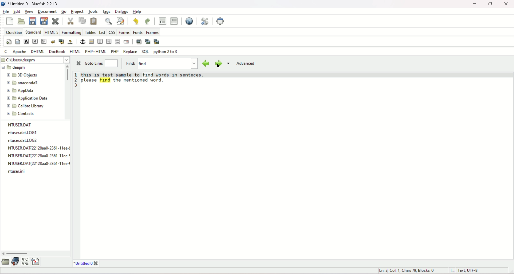 This screenshot has width=514, height=274. Describe the element at coordinates (81, 263) in the screenshot. I see `current tab` at that location.